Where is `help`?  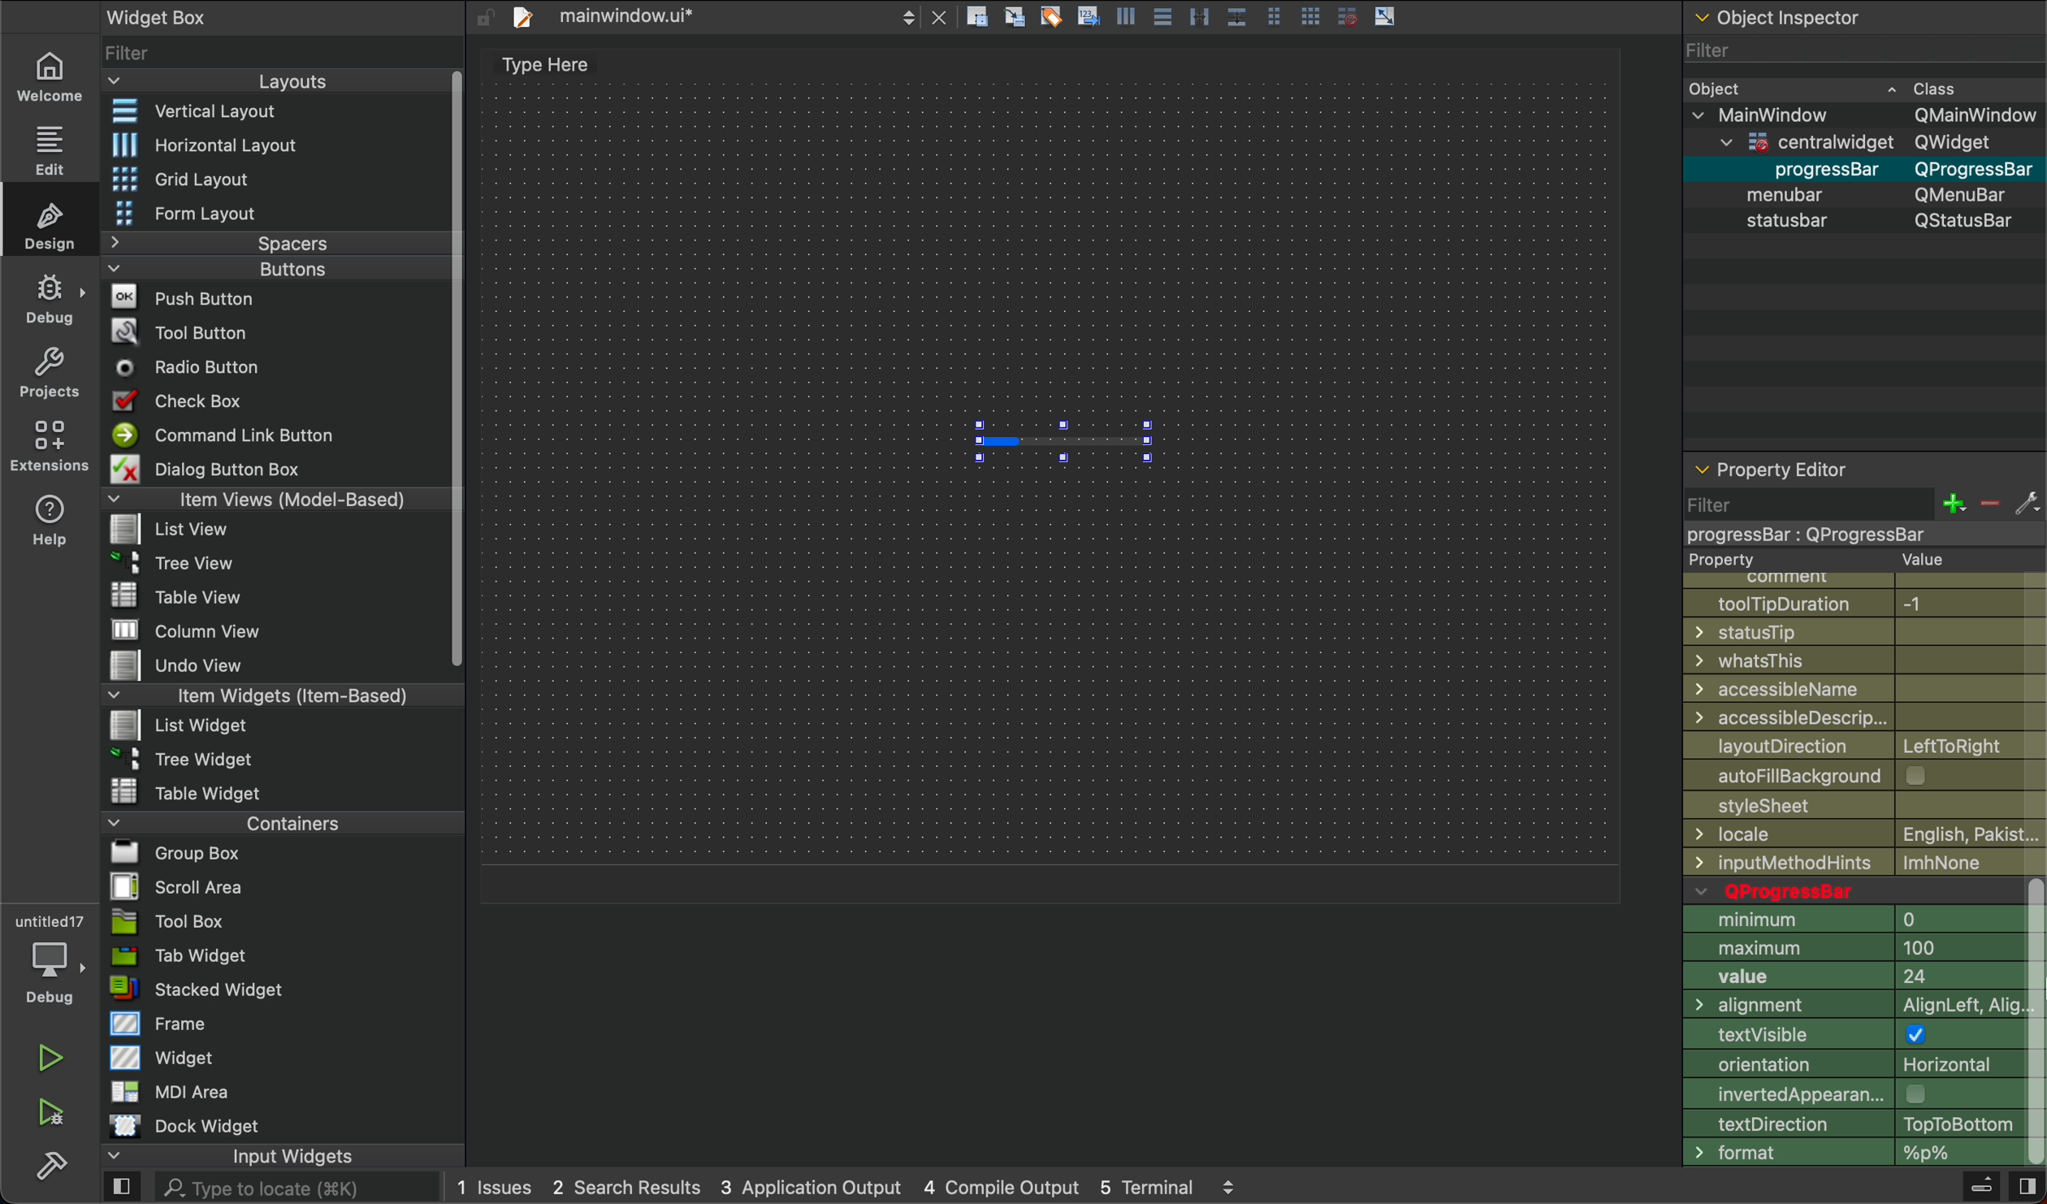
help is located at coordinates (51, 519).